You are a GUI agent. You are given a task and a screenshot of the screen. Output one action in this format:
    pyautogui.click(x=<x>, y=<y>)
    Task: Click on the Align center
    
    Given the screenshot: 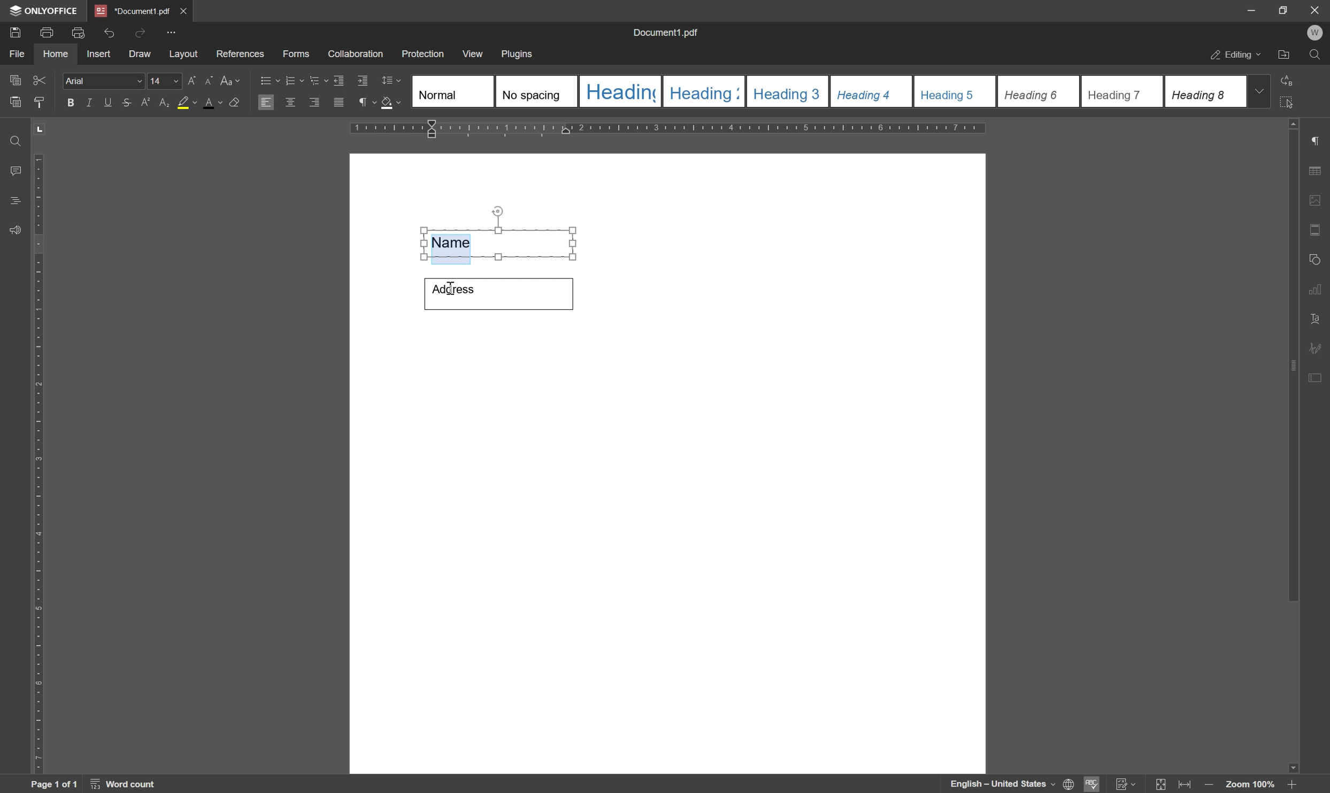 What is the action you would take?
    pyautogui.click(x=290, y=102)
    